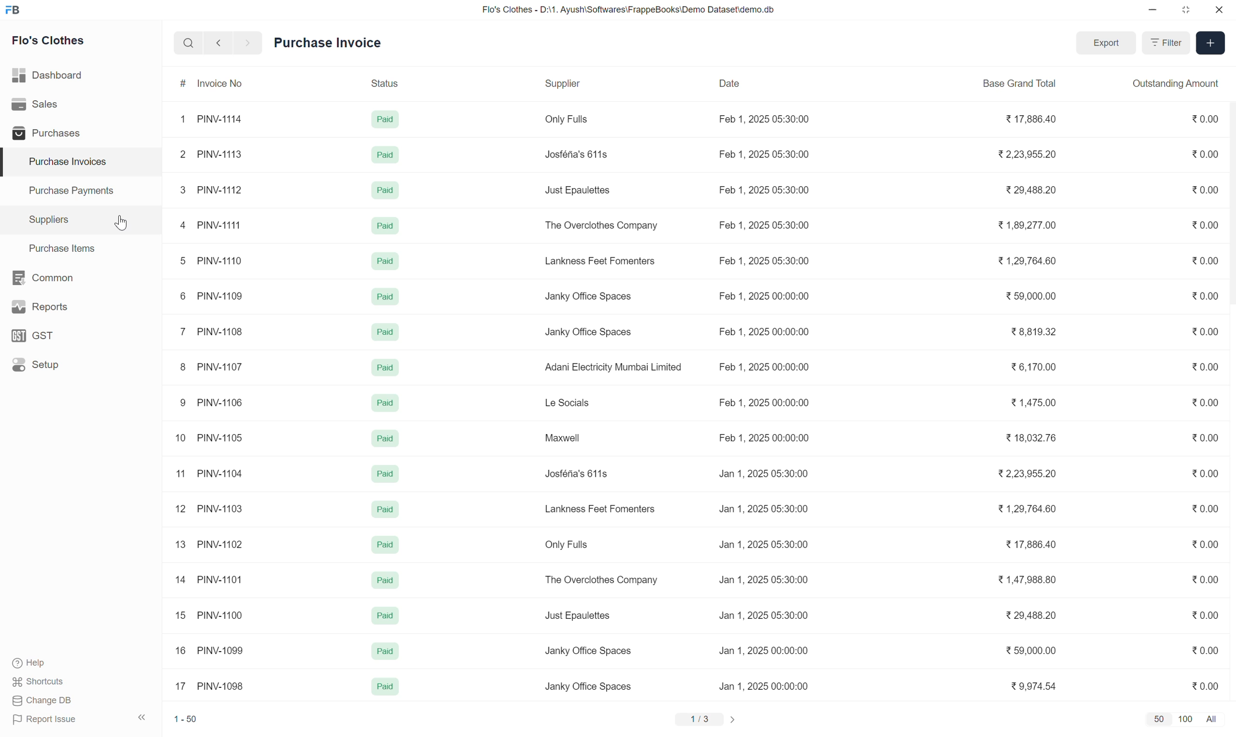  Describe the element at coordinates (48, 220) in the screenshot. I see `Suppliers` at that location.